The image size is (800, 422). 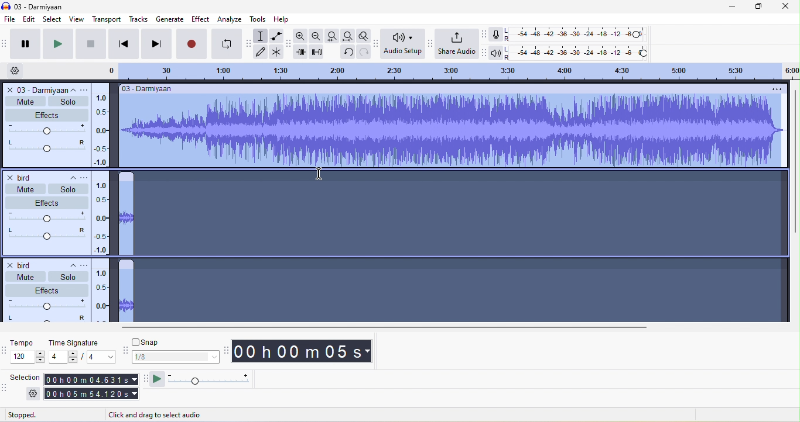 What do you see at coordinates (365, 34) in the screenshot?
I see `zoom toggle` at bounding box center [365, 34].